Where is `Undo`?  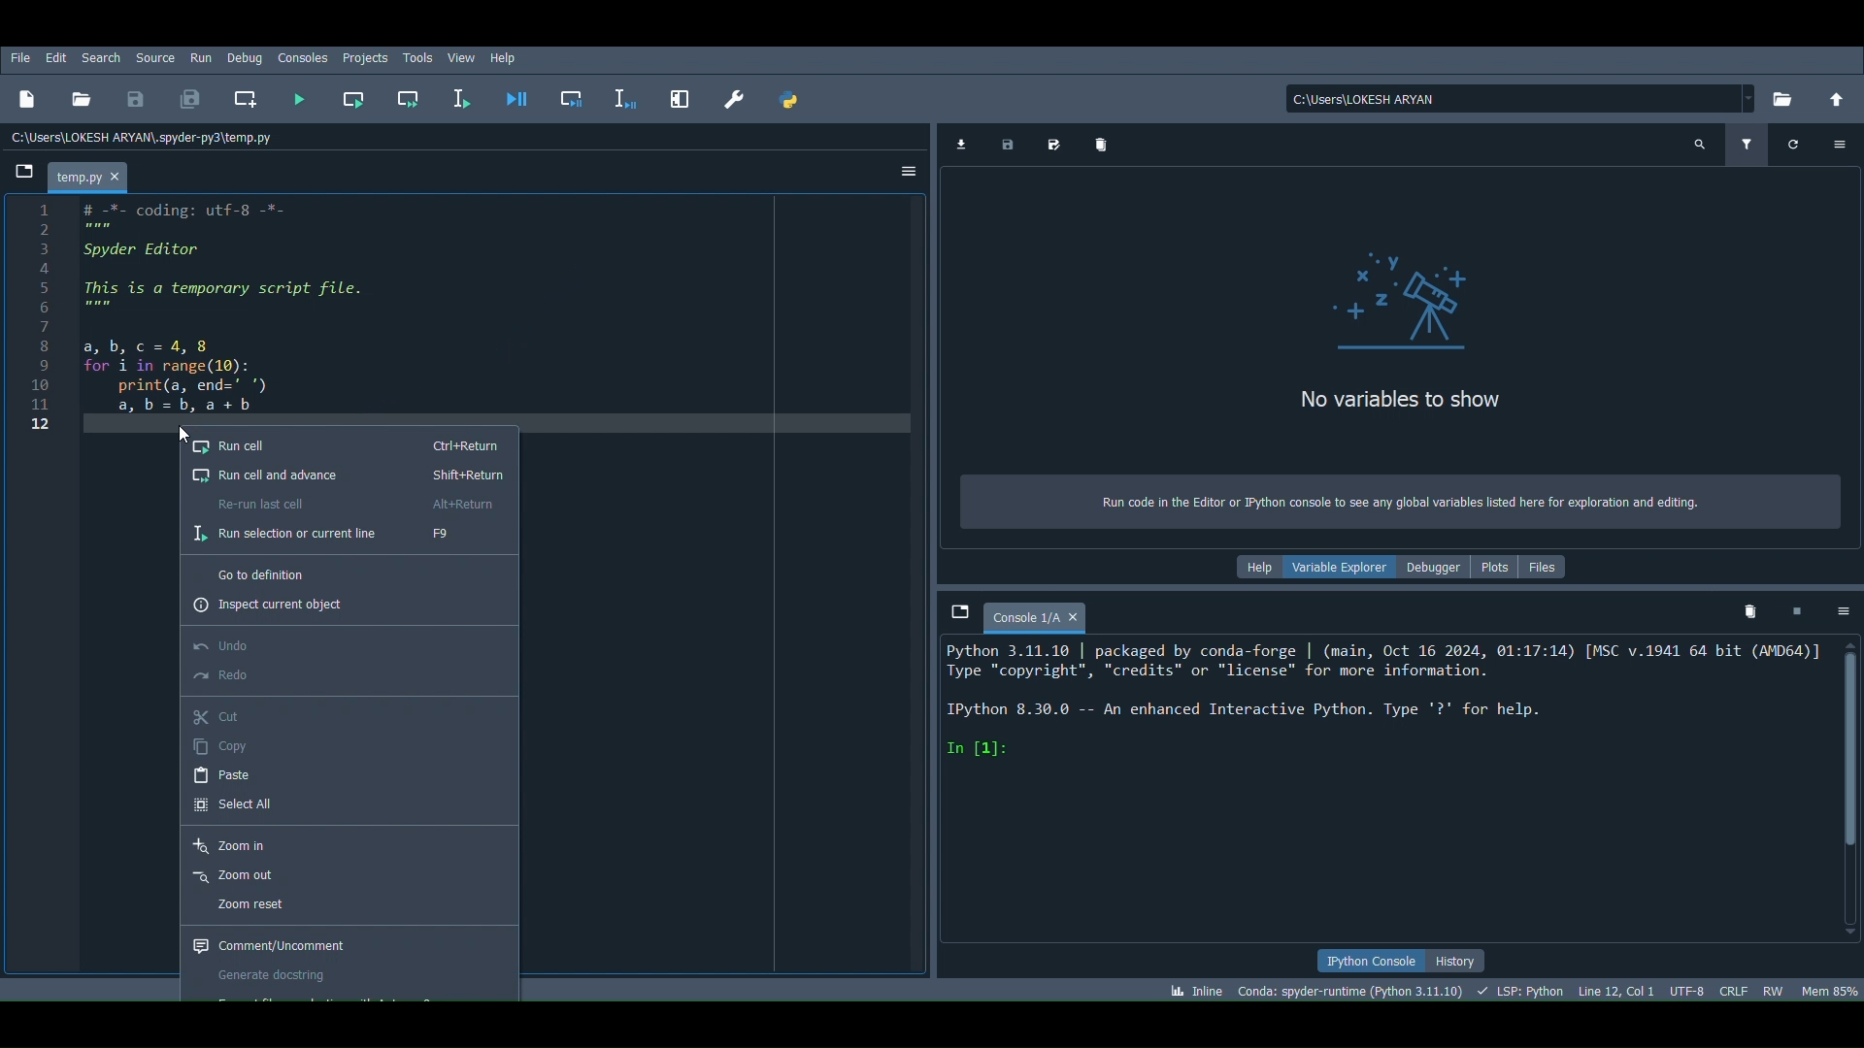
Undo is located at coordinates (349, 640).